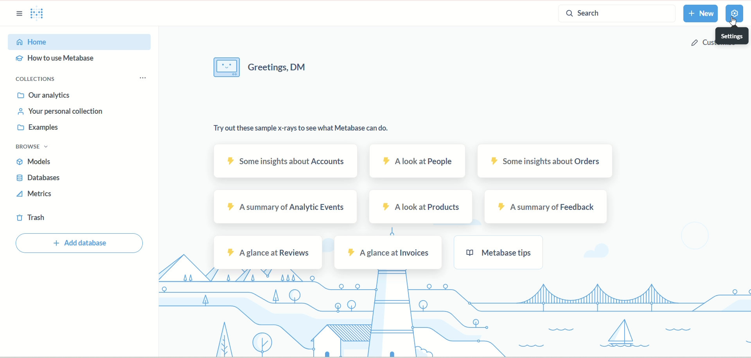 This screenshot has width=751, height=358. Describe the element at coordinates (700, 14) in the screenshot. I see `new` at that location.